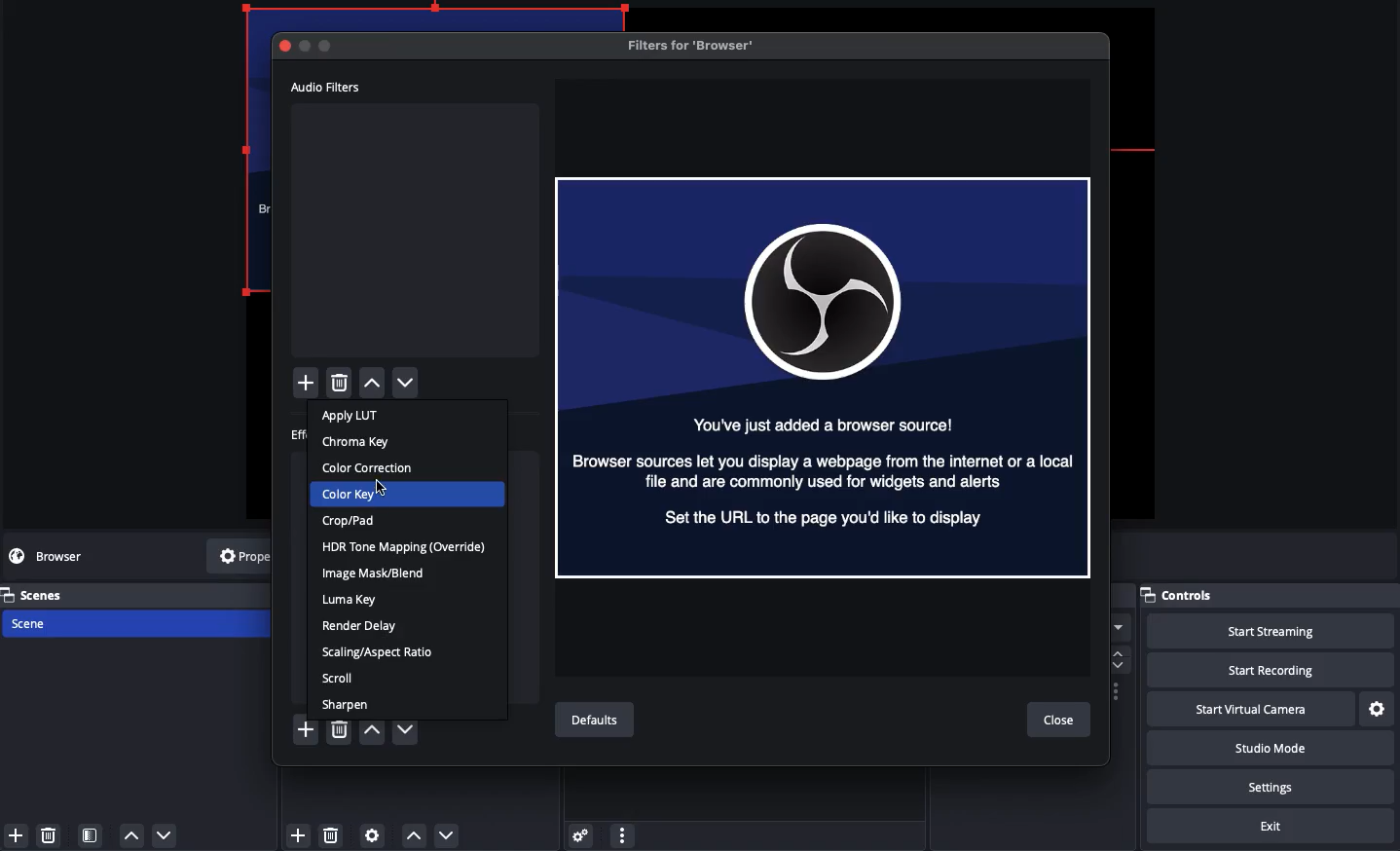 The width and height of the screenshot is (1400, 851). What do you see at coordinates (1268, 595) in the screenshot?
I see `Controls` at bounding box center [1268, 595].